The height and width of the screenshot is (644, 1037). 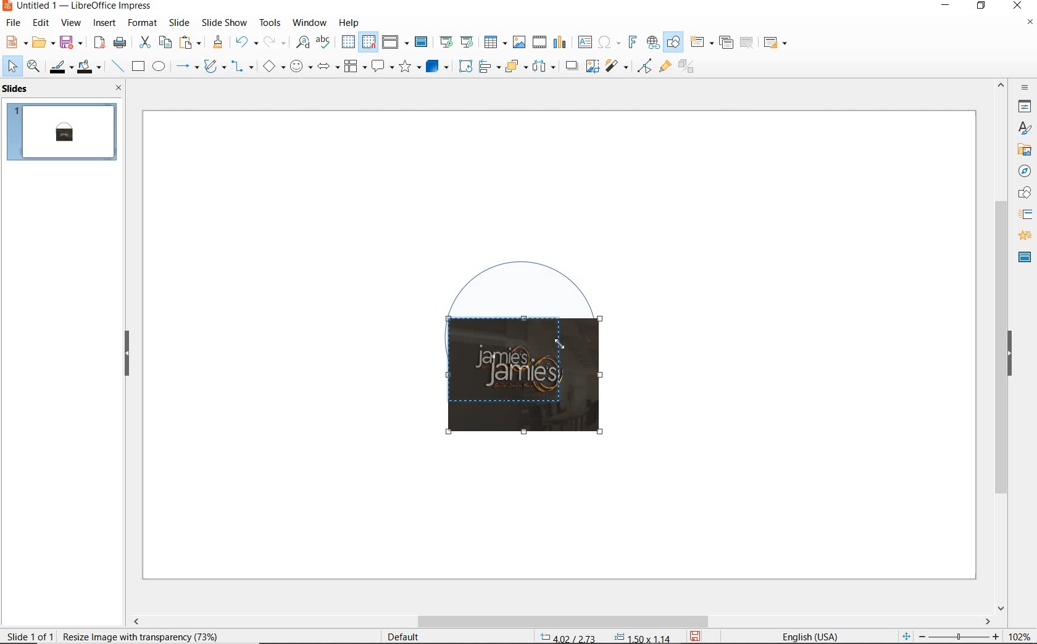 What do you see at coordinates (409, 68) in the screenshot?
I see `stars and banners` at bounding box center [409, 68].